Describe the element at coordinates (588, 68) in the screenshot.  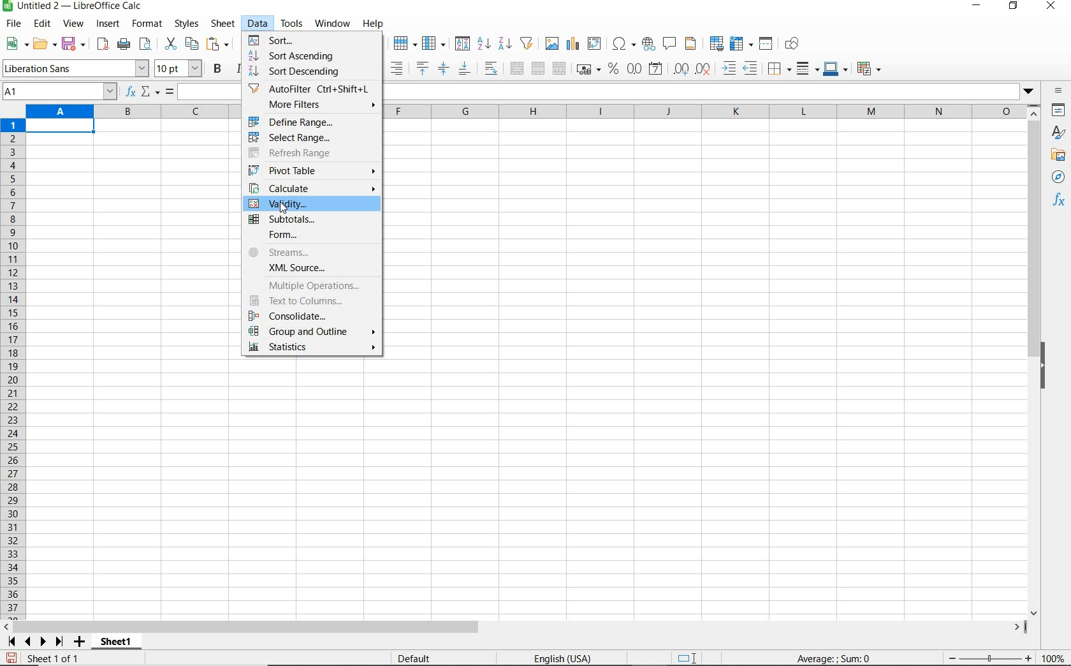
I see `format as currency` at that location.